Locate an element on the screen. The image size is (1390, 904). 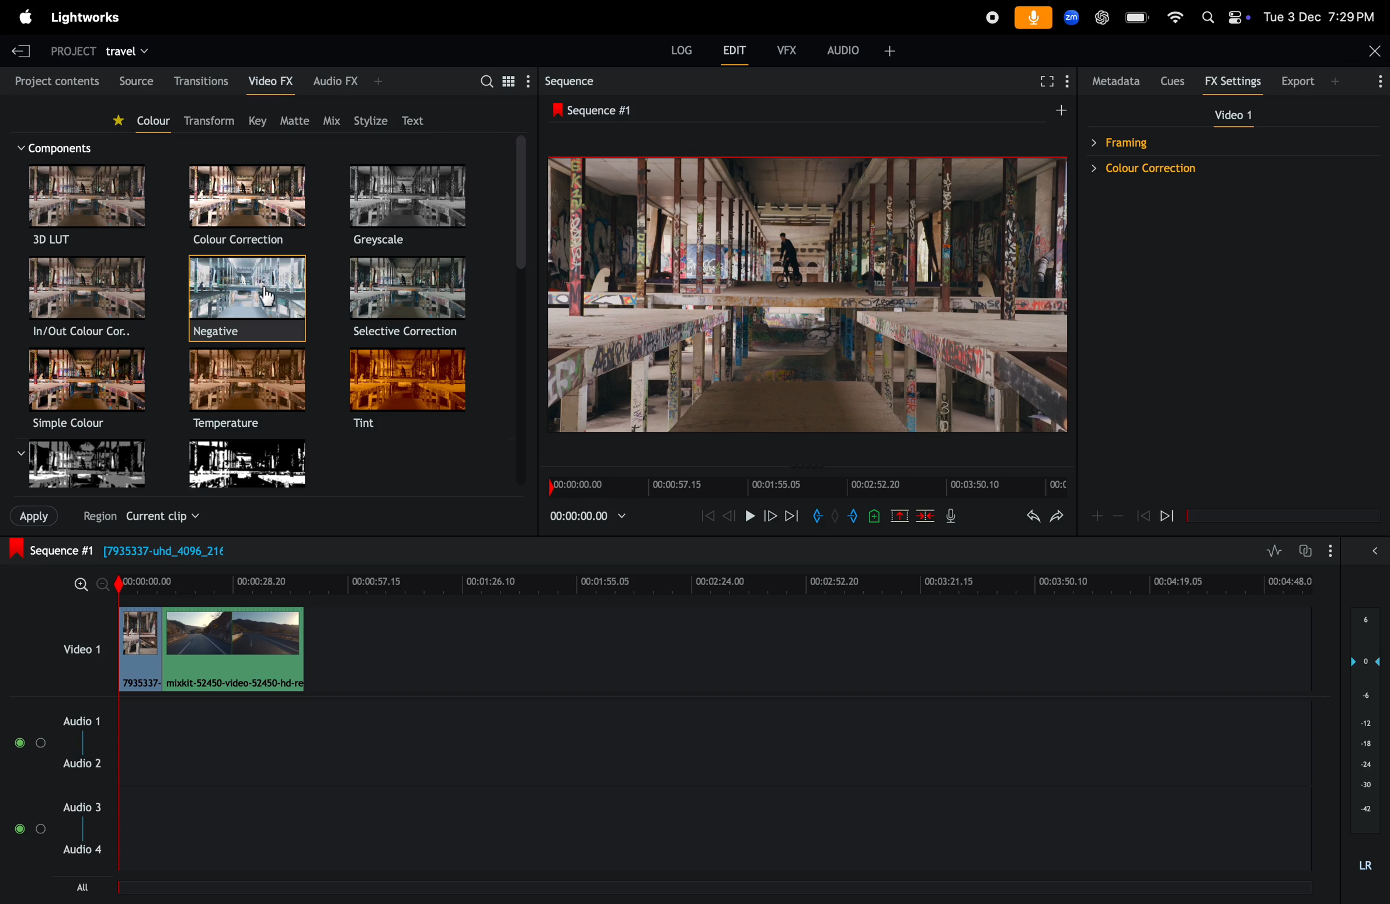
out put frame is located at coordinates (800, 295).